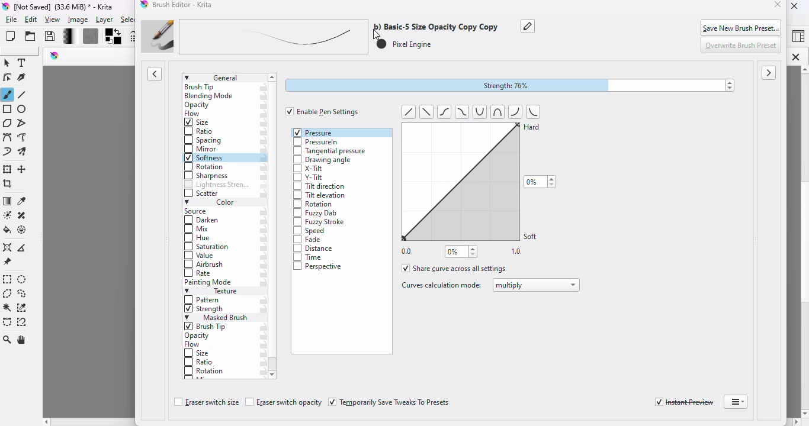 This screenshot has height=426, width=809. What do you see at coordinates (8, 202) in the screenshot?
I see `draw a gradient` at bounding box center [8, 202].